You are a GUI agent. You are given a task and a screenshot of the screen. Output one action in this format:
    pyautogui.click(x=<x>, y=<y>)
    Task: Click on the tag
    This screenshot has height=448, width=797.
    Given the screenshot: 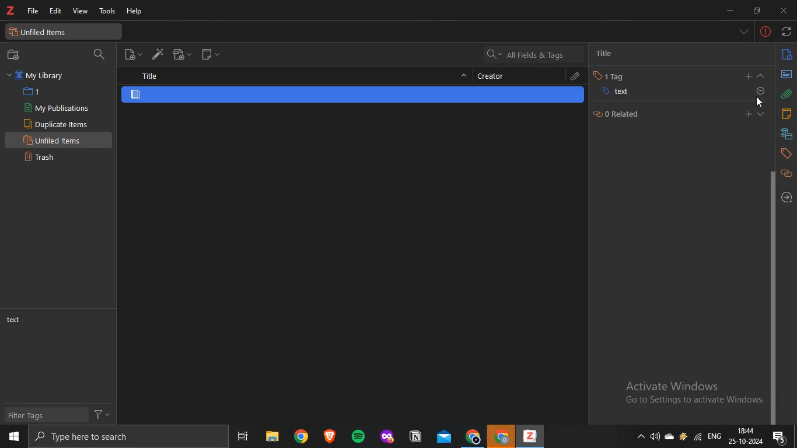 What is the action you would take?
    pyautogui.click(x=611, y=76)
    